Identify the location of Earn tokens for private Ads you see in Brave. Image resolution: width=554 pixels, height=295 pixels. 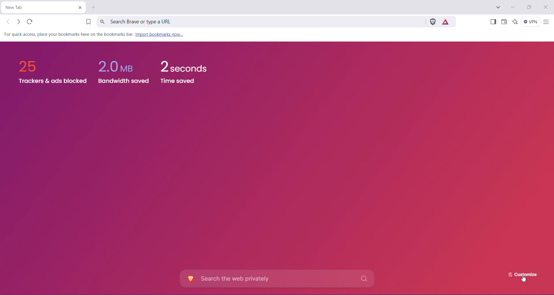
(447, 21).